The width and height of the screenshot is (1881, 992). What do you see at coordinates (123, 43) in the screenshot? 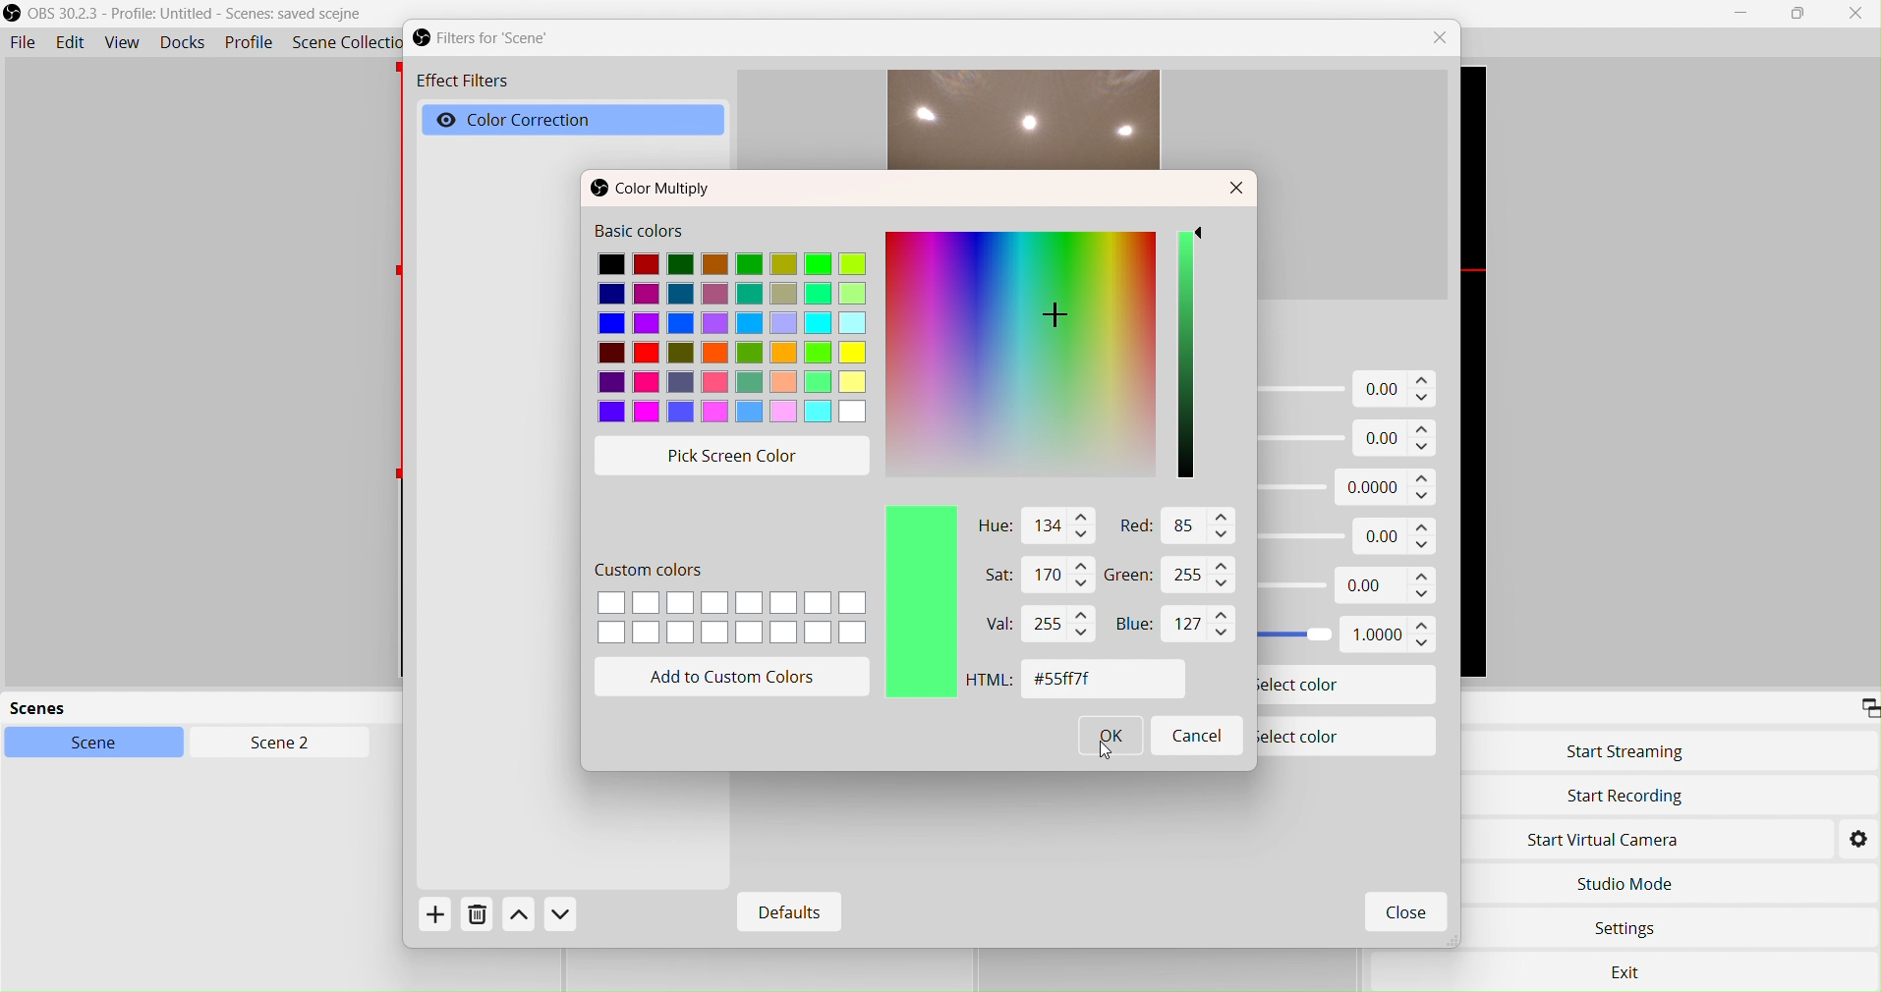
I see `View` at bounding box center [123, 43].